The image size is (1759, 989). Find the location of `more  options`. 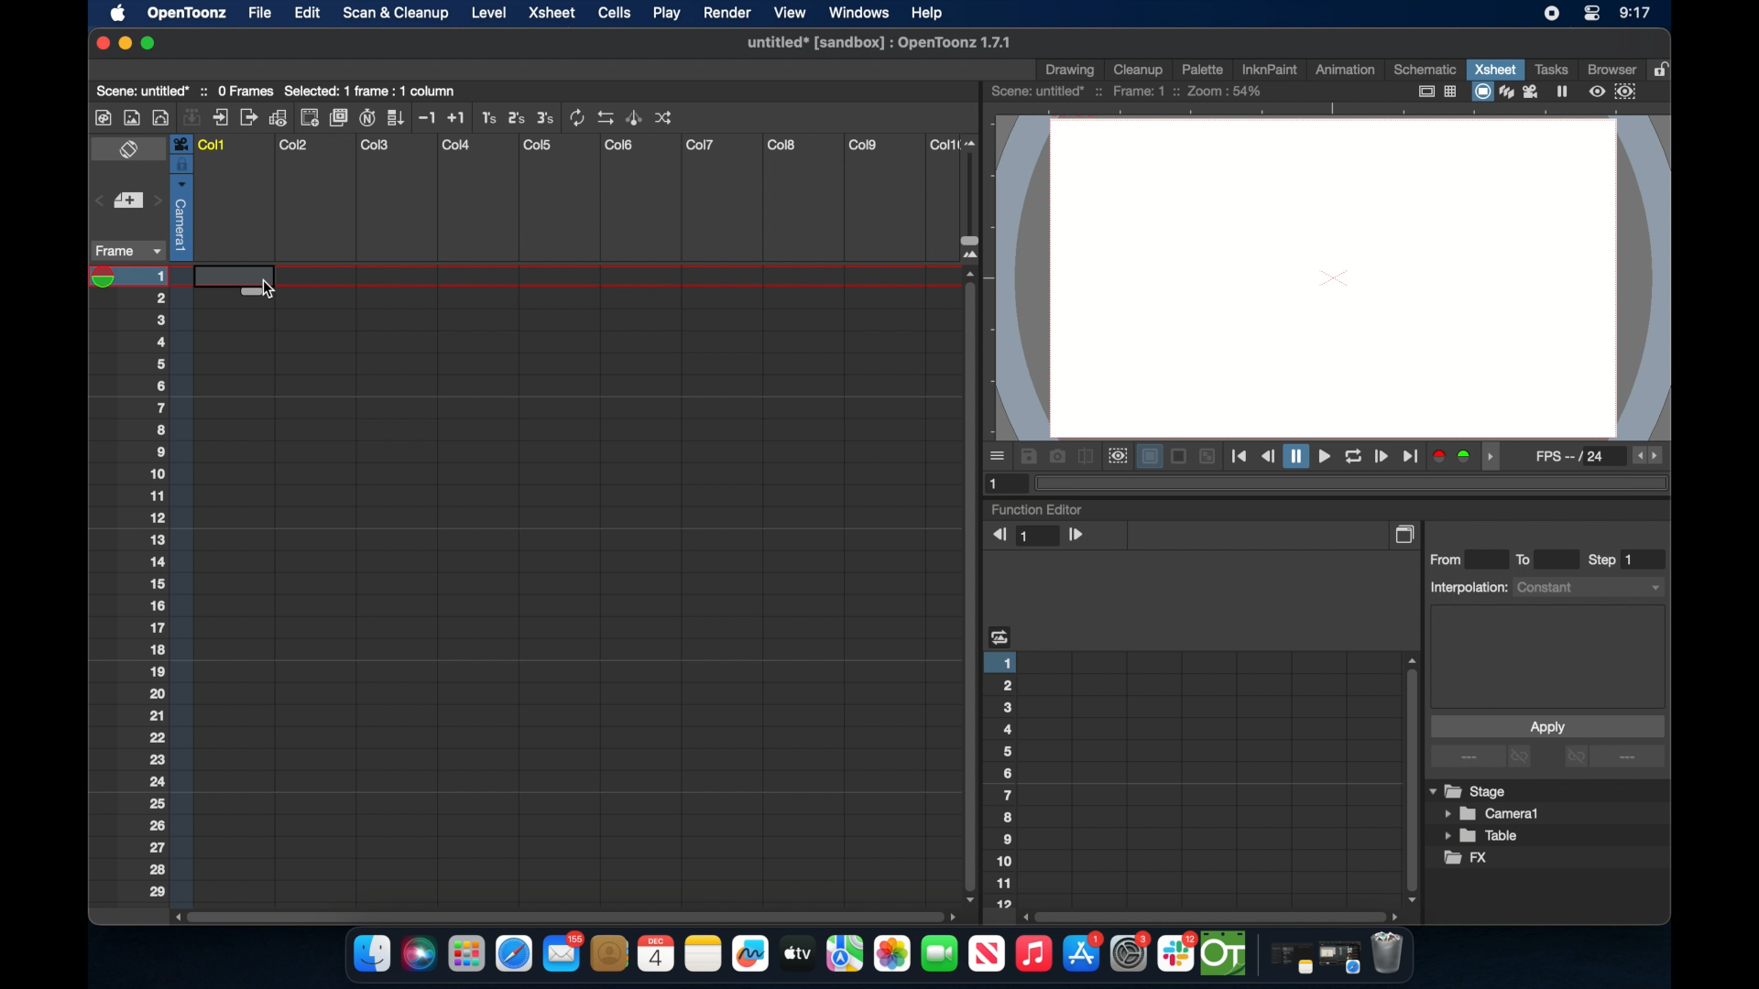

more  options is located at coordinates (1483, 757).